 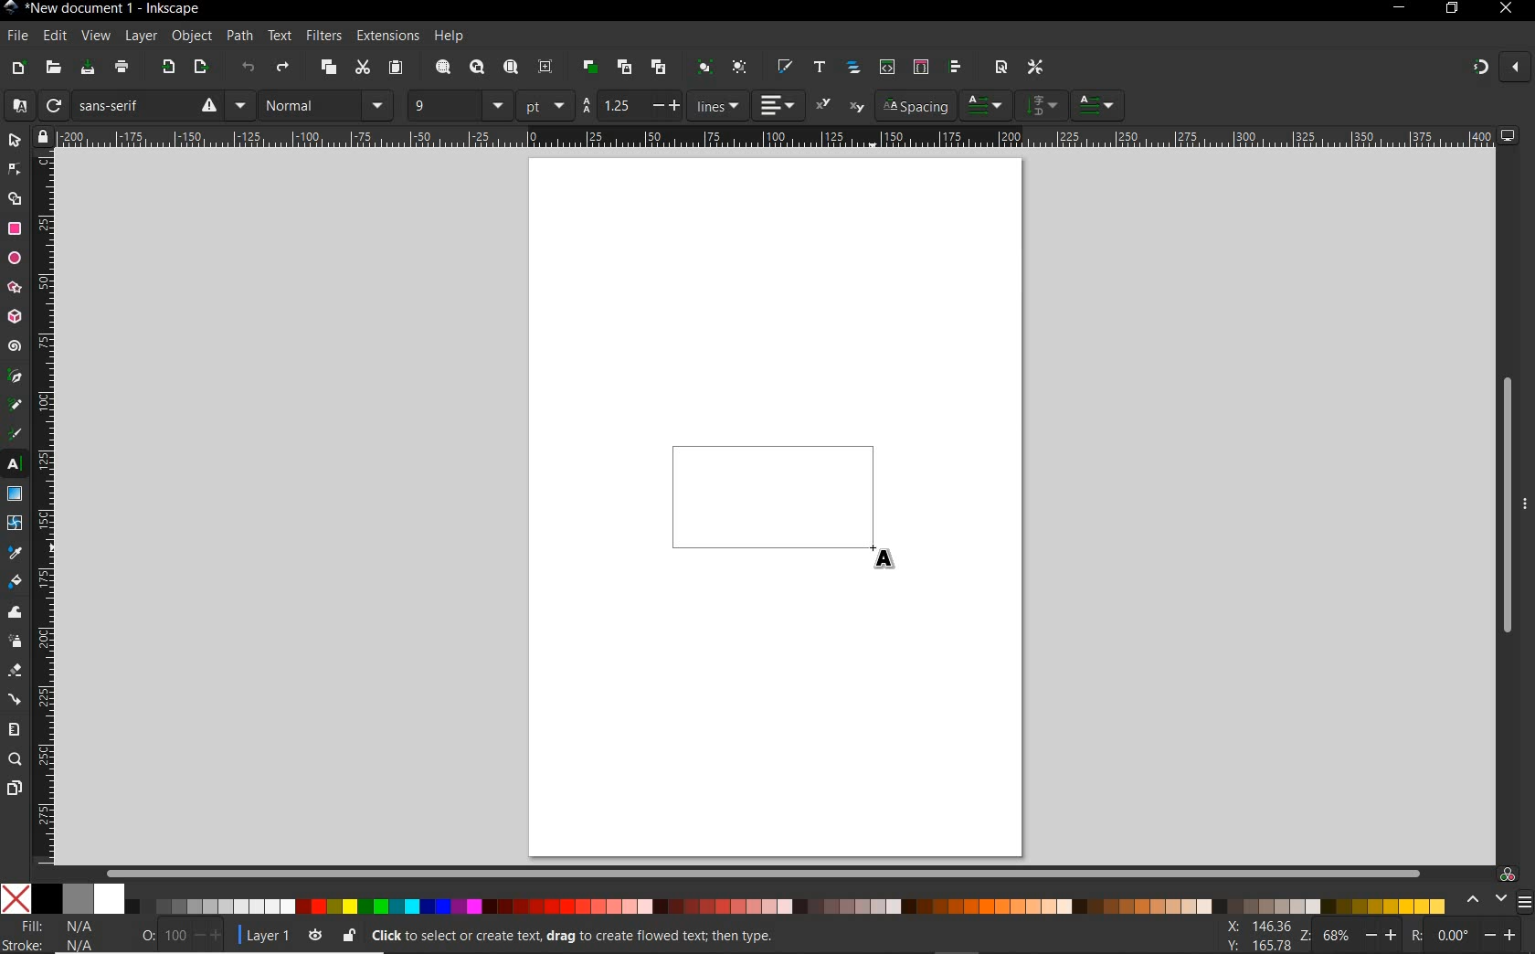 What do you see at coordinates (1383, 934) in the screenshot?
I see `increase/decrease` at bounding box center [1383, 934].